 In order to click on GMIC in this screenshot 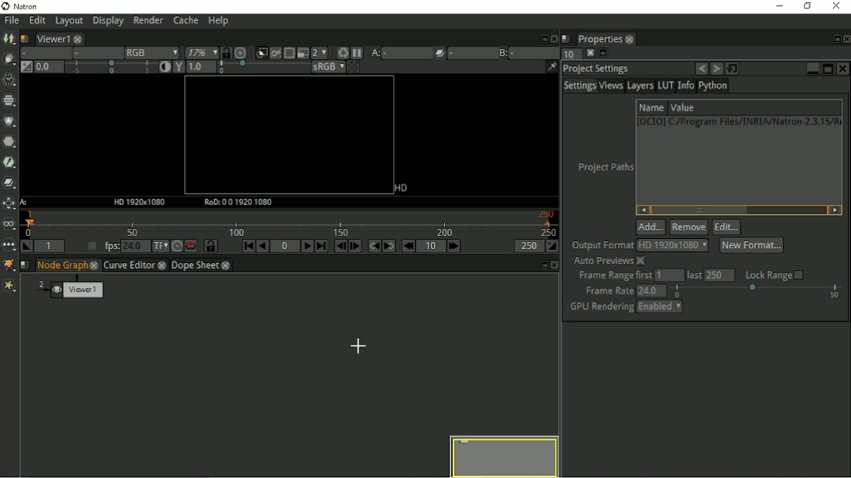, I will do `click(9, 265)`.